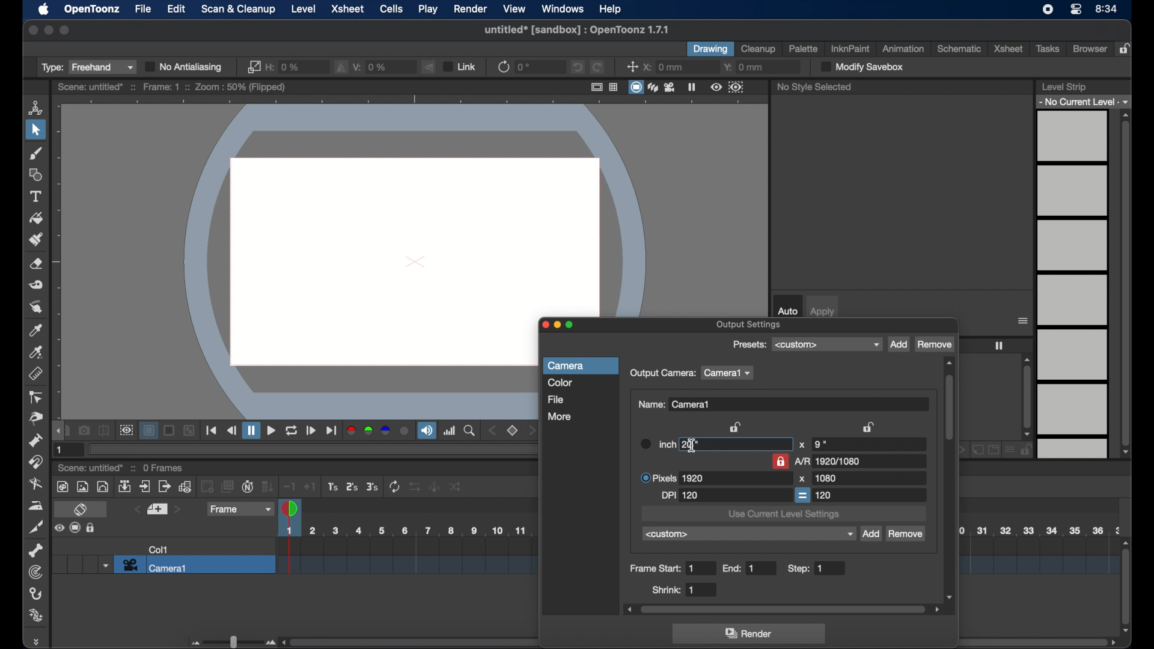 The image size is (1154, 649). I want to click on finger tool, so click(36, 307).